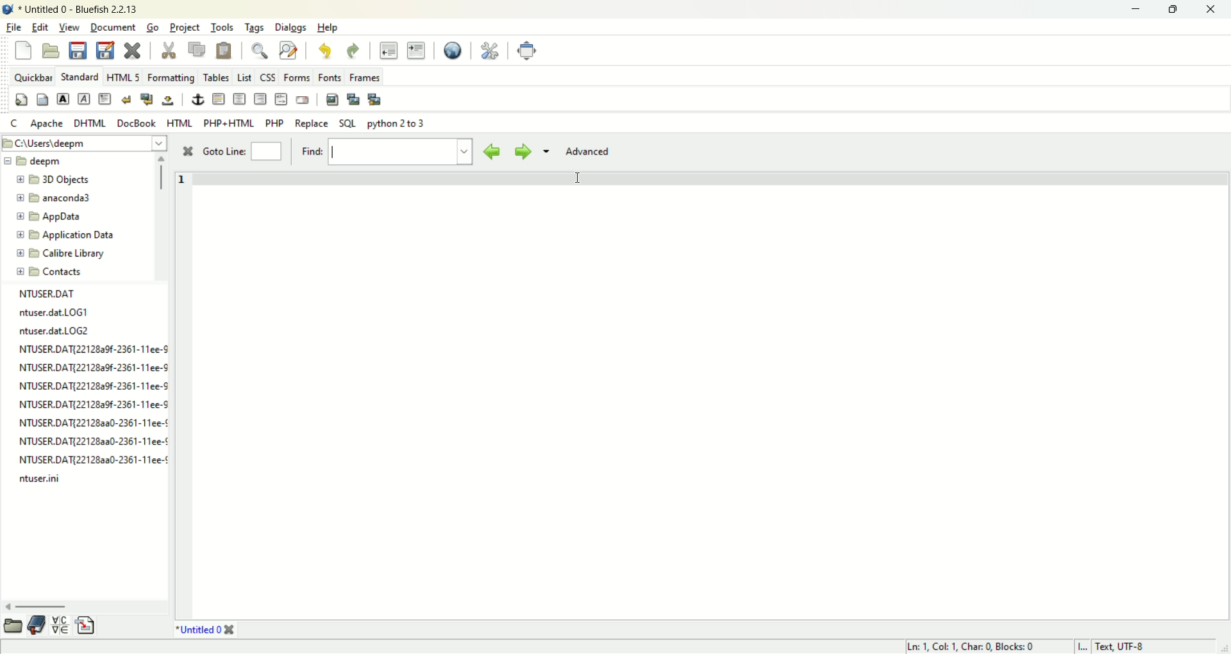 The image size is (1231, 654). Describe the element at coordinates (217, 100) in the screenshot. I see `horizontal rule` at that location.